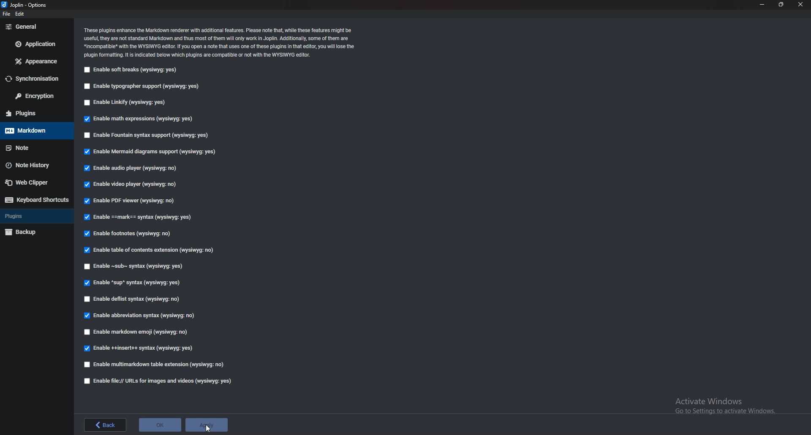  What do you see at coordinates (36, 96) in the screenshot?
I see `encryption` at bounding box center [36, 96].